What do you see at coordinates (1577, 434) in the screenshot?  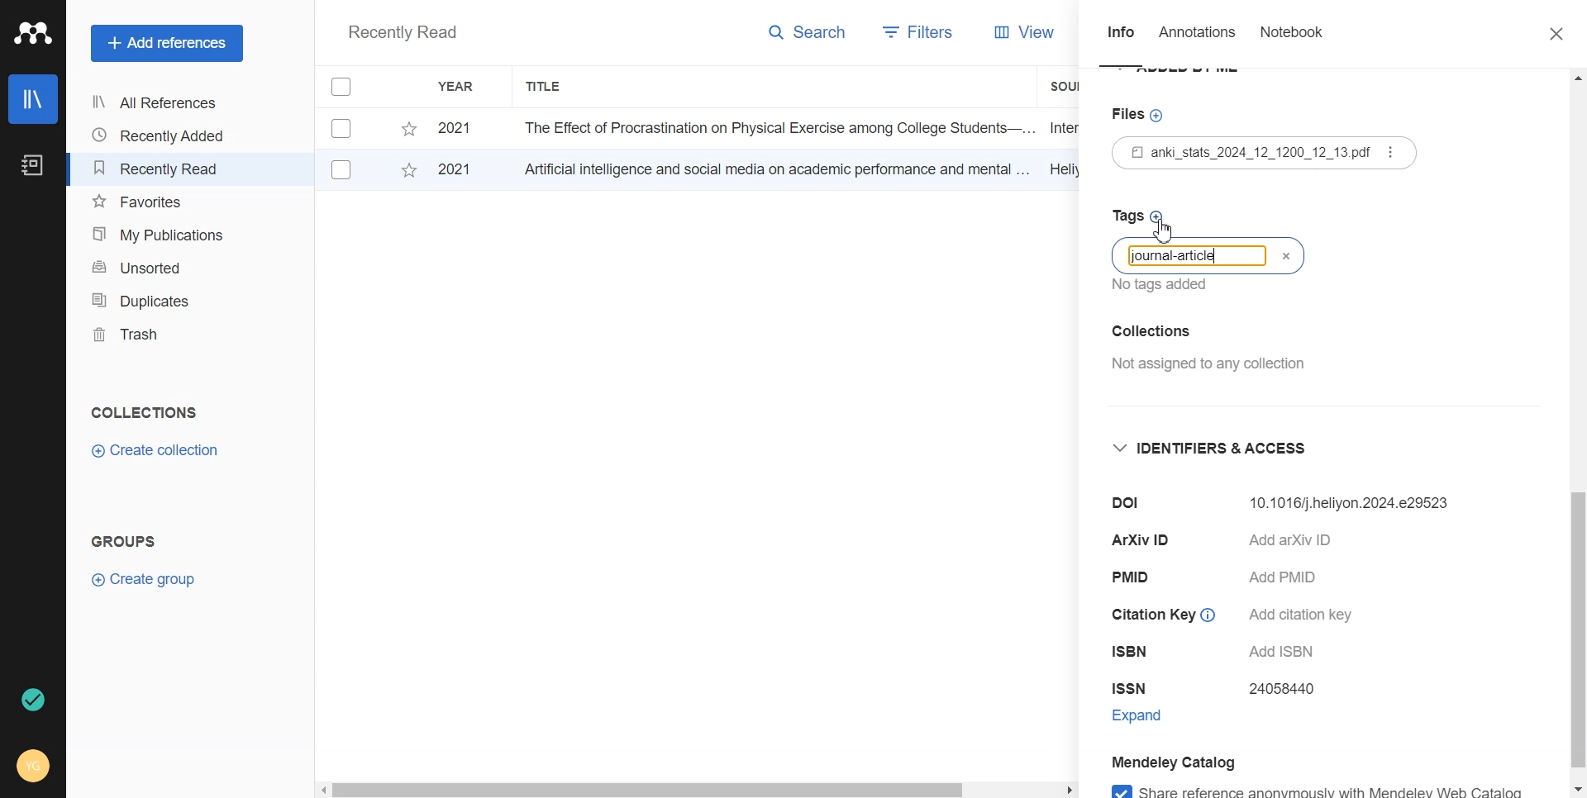 I see `Vertical scroll bar` at bounding box center [1577, 434].